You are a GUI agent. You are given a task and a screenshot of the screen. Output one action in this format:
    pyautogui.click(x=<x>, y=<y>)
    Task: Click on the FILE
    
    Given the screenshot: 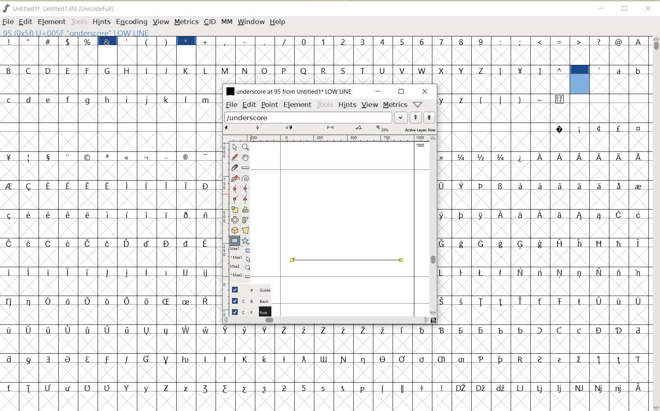 What is the action you would take?
    pyautogui.click(x=231, y=105)
    